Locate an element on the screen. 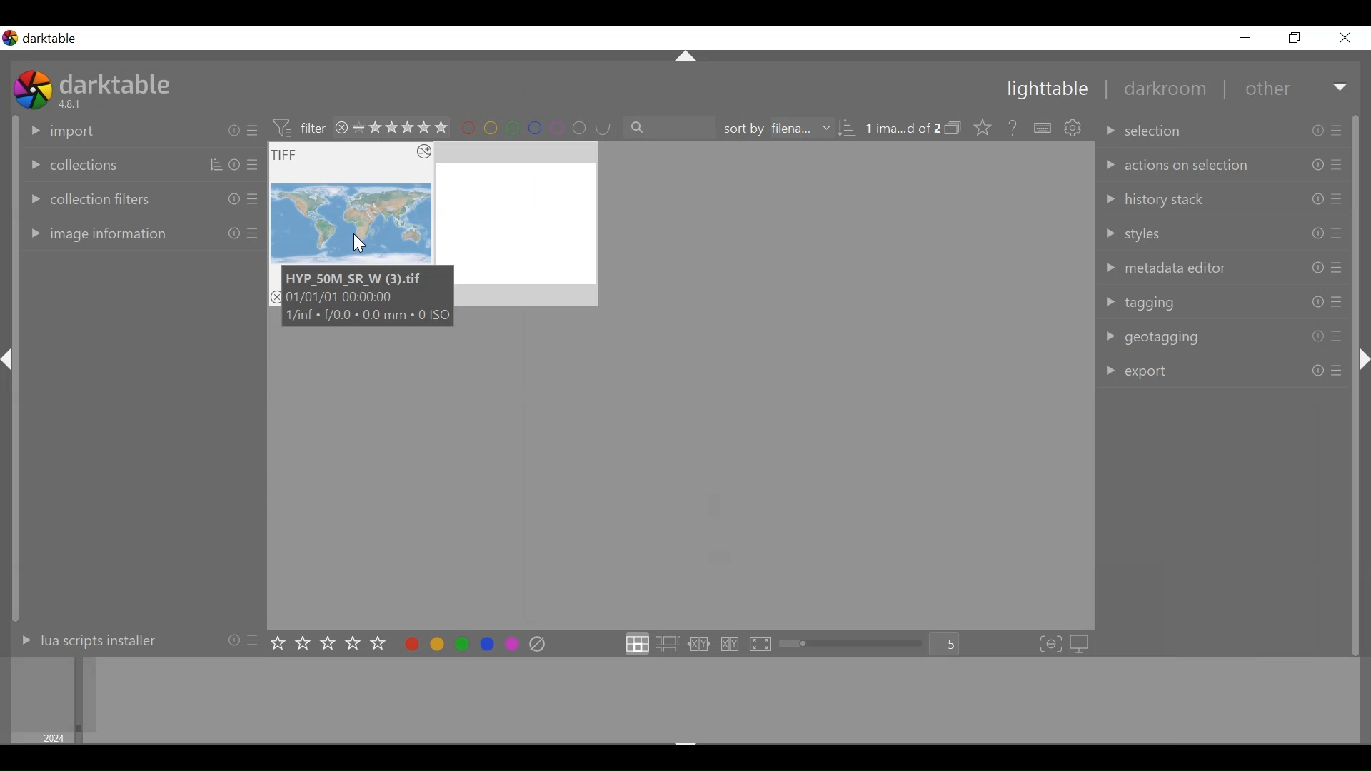  history pack is located at coordinates (1222, 197).